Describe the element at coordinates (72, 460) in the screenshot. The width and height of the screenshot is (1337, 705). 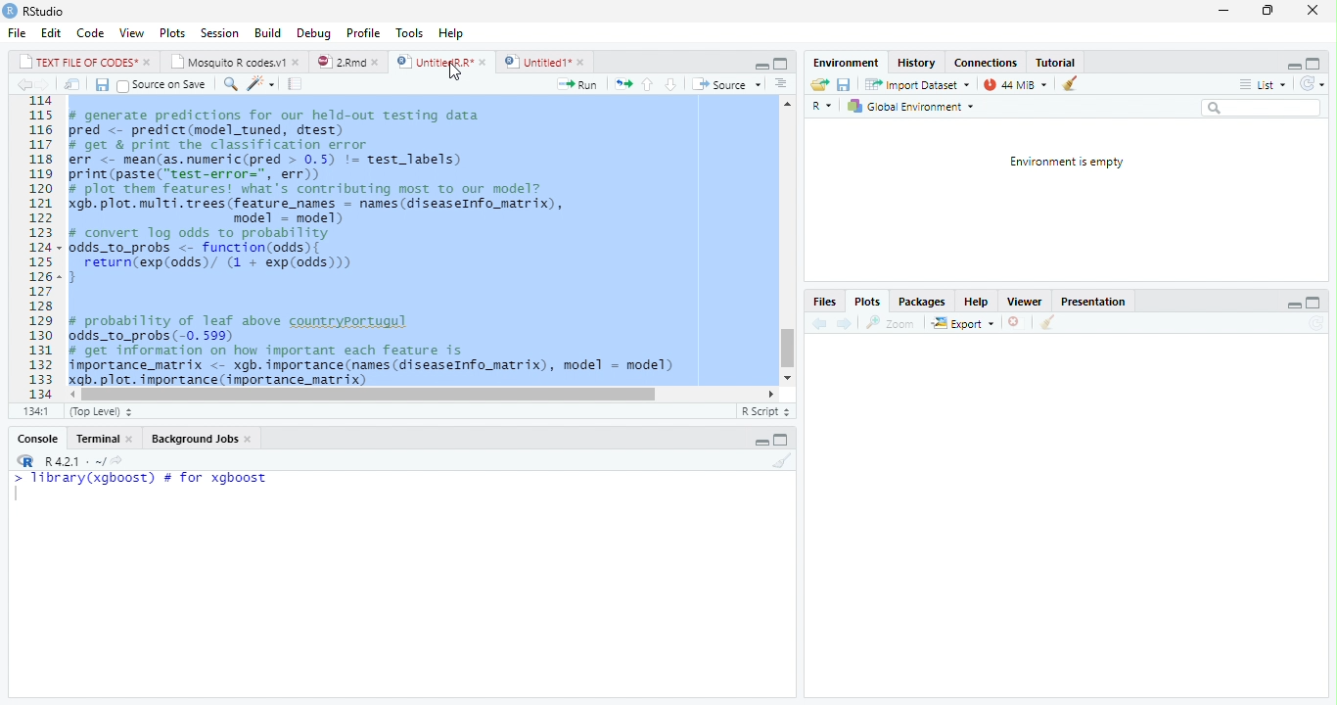
I see `R 4.2.1 .~/` at that location.